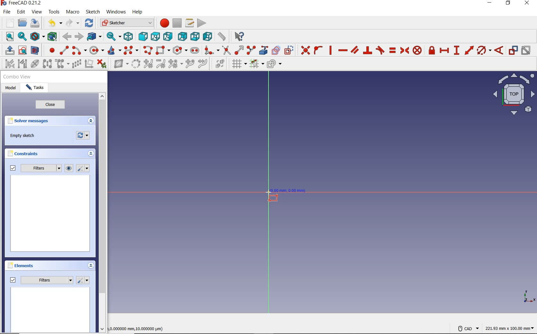  I want to click on constrain symmetrical, so click(405, 51).